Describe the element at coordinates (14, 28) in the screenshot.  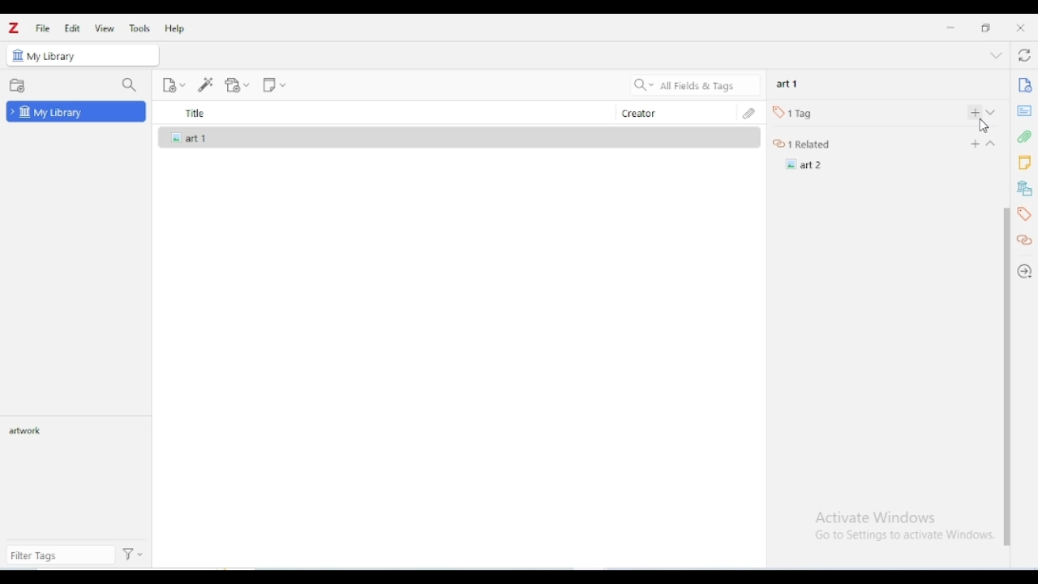
I see `logo` at that location.